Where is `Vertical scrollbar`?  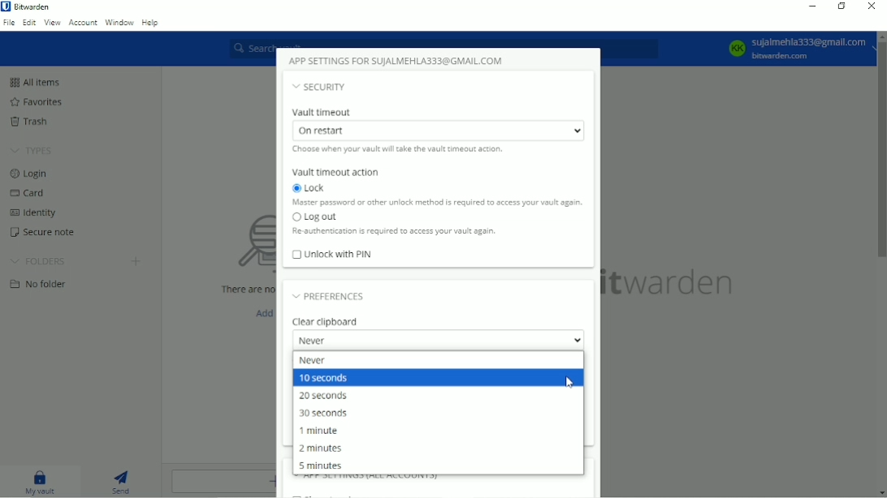 Vertical scrollbar is located at coordinates (881, 150).